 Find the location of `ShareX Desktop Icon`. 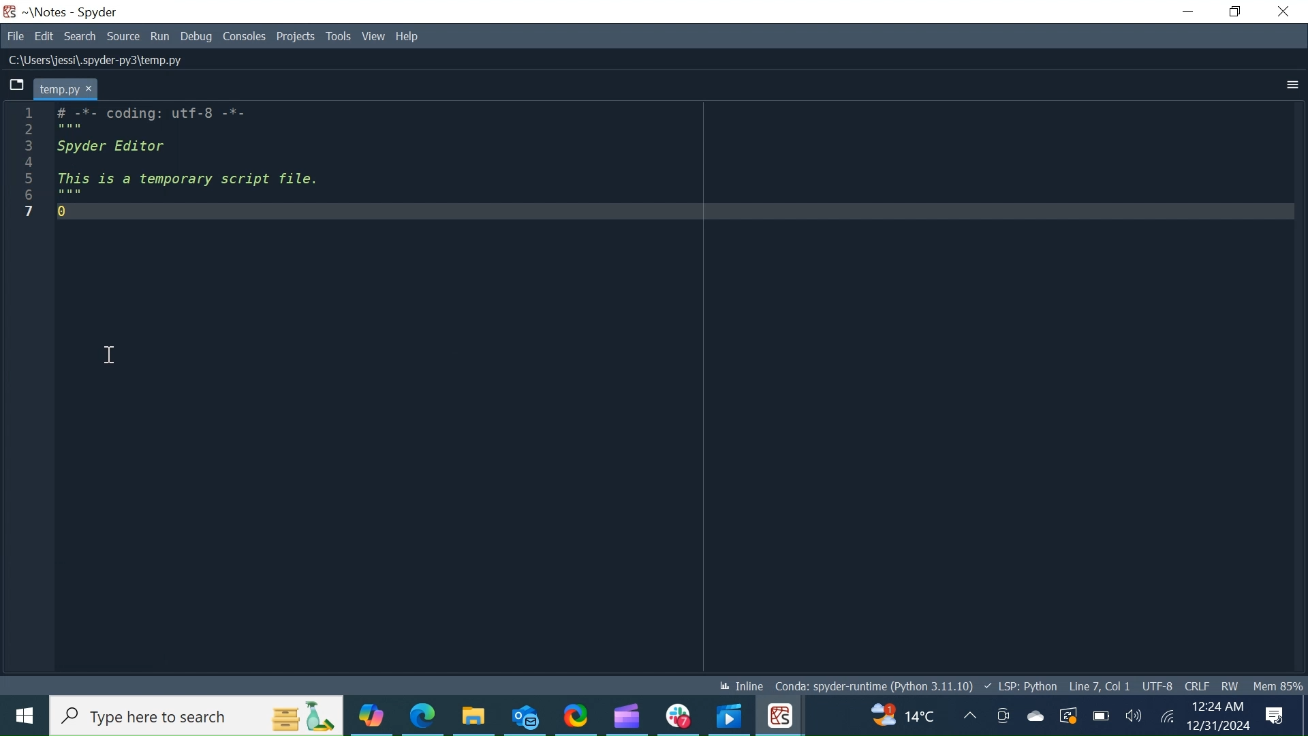

ShareX Desktop Icon is located at coordinates (578, 715).